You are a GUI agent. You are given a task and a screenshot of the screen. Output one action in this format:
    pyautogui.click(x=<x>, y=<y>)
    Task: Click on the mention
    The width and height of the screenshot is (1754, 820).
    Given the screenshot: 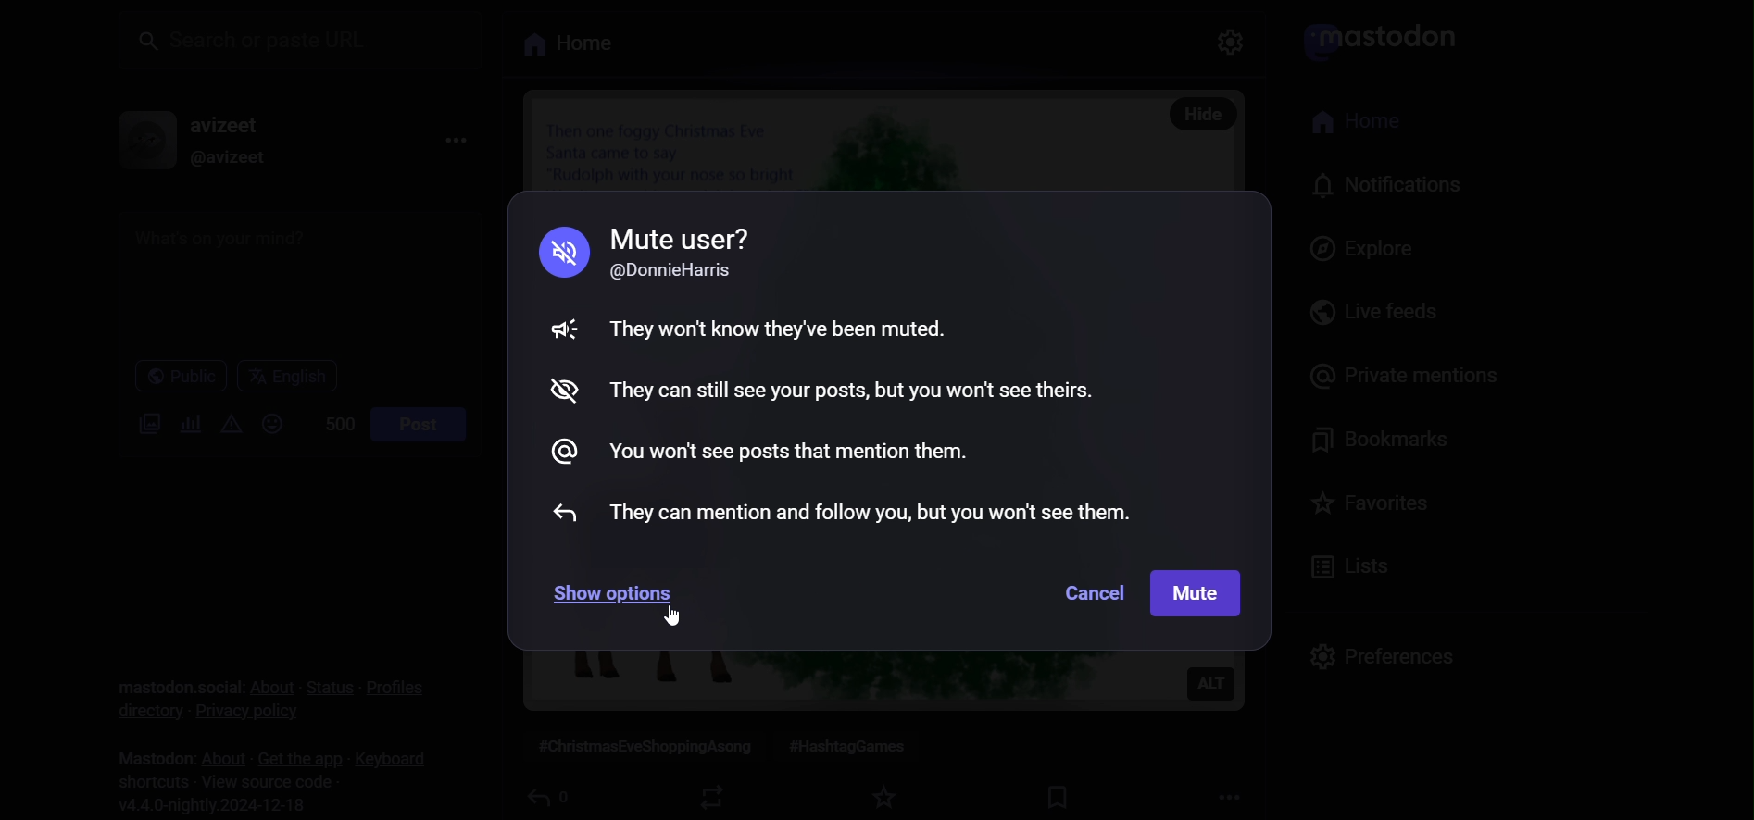 What is the action you would take?
    pyautogui.click(x=555, y=453)
    